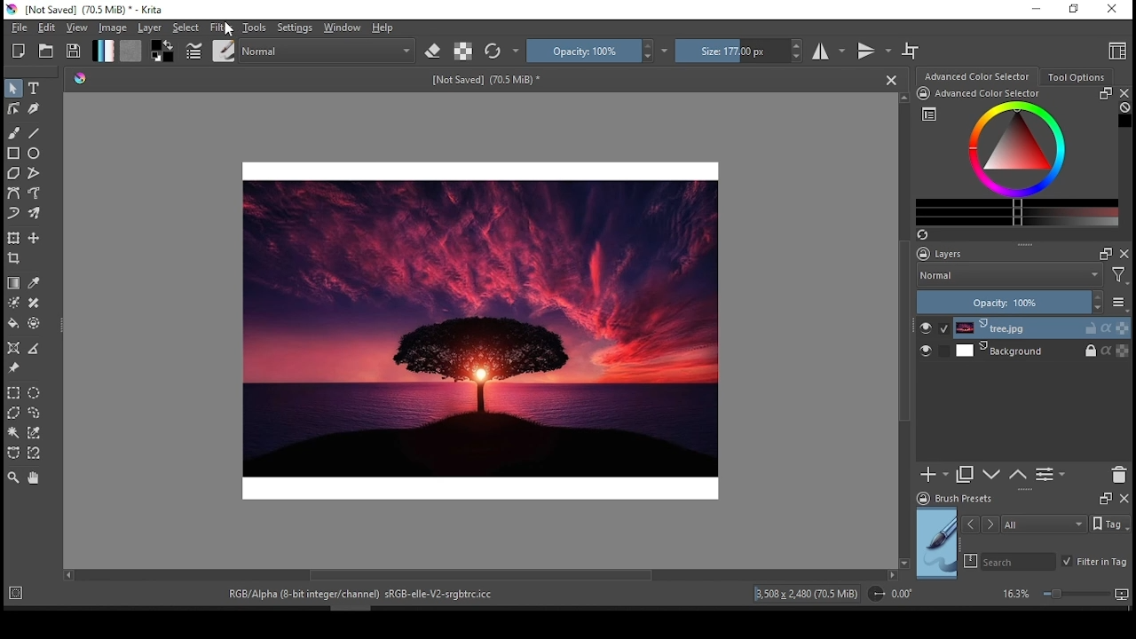 Image resolution: width=1136 pixels, height=639 pixels. What do you see at coordinates (35, 88) in the screenshot?
I see `text tool` at bounding box center [35, 88].